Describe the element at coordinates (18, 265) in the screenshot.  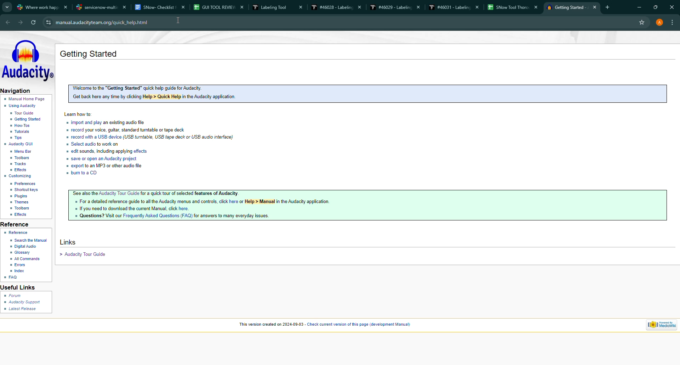
I see `error` at that location.